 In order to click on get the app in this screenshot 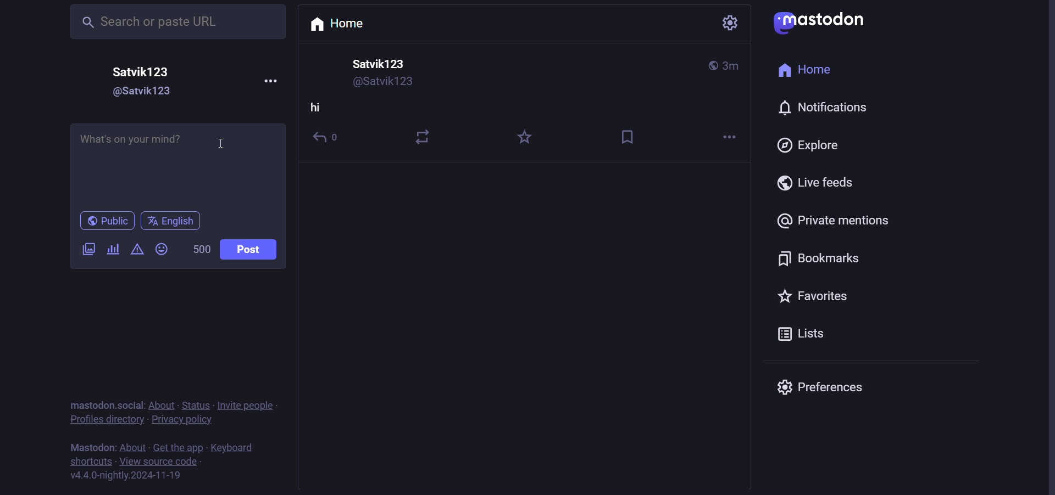, I will do `click(176, 447)`.